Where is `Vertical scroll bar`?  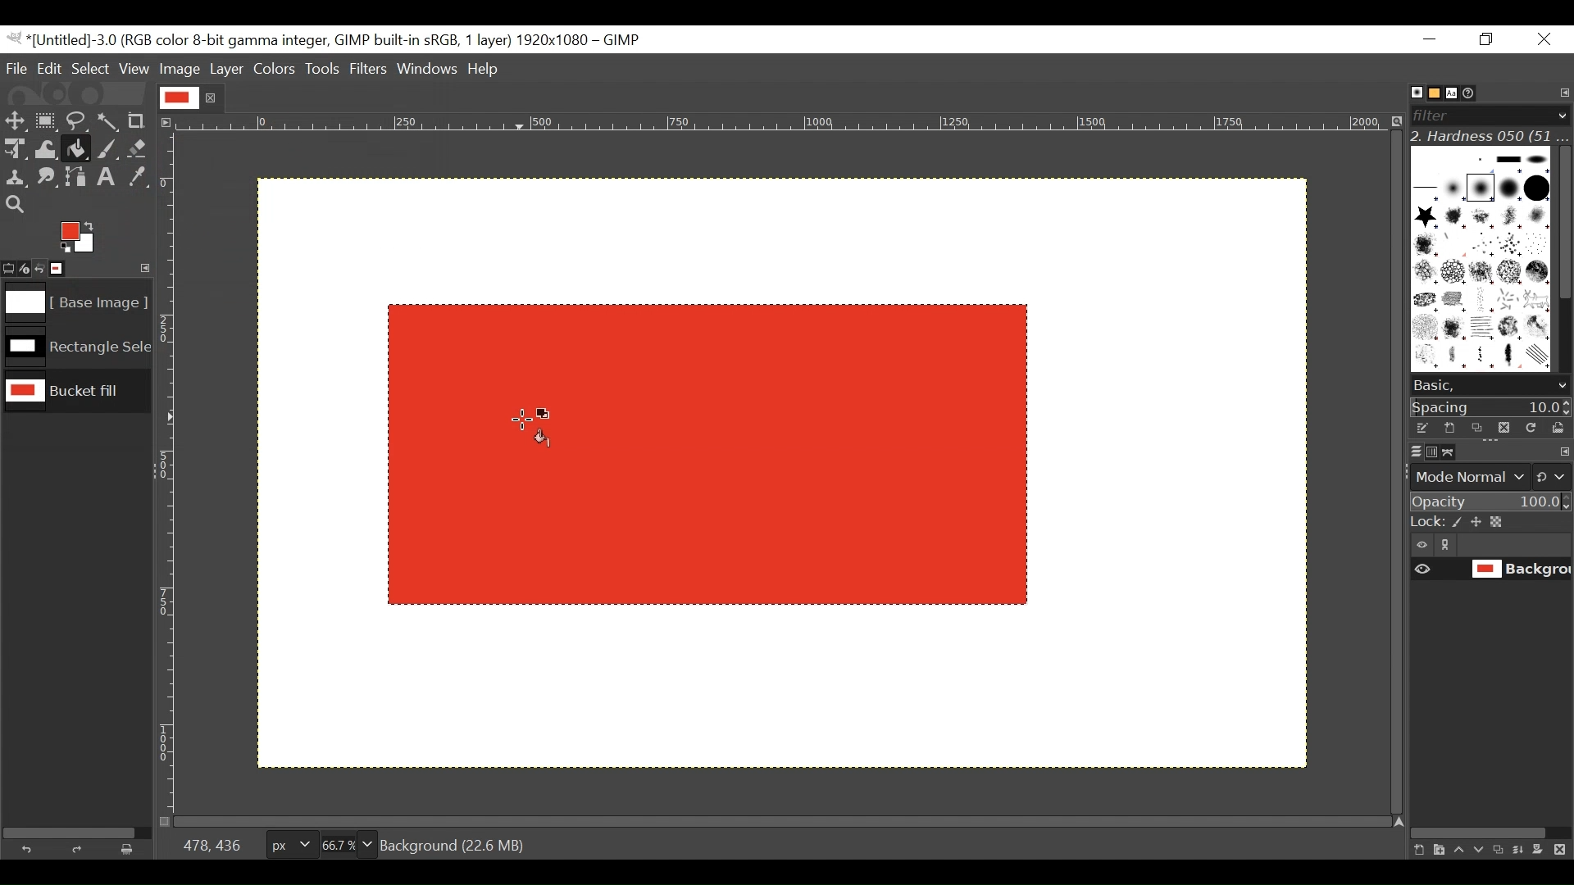 Vertical scroll bar is located at coordinates (1563, 220).